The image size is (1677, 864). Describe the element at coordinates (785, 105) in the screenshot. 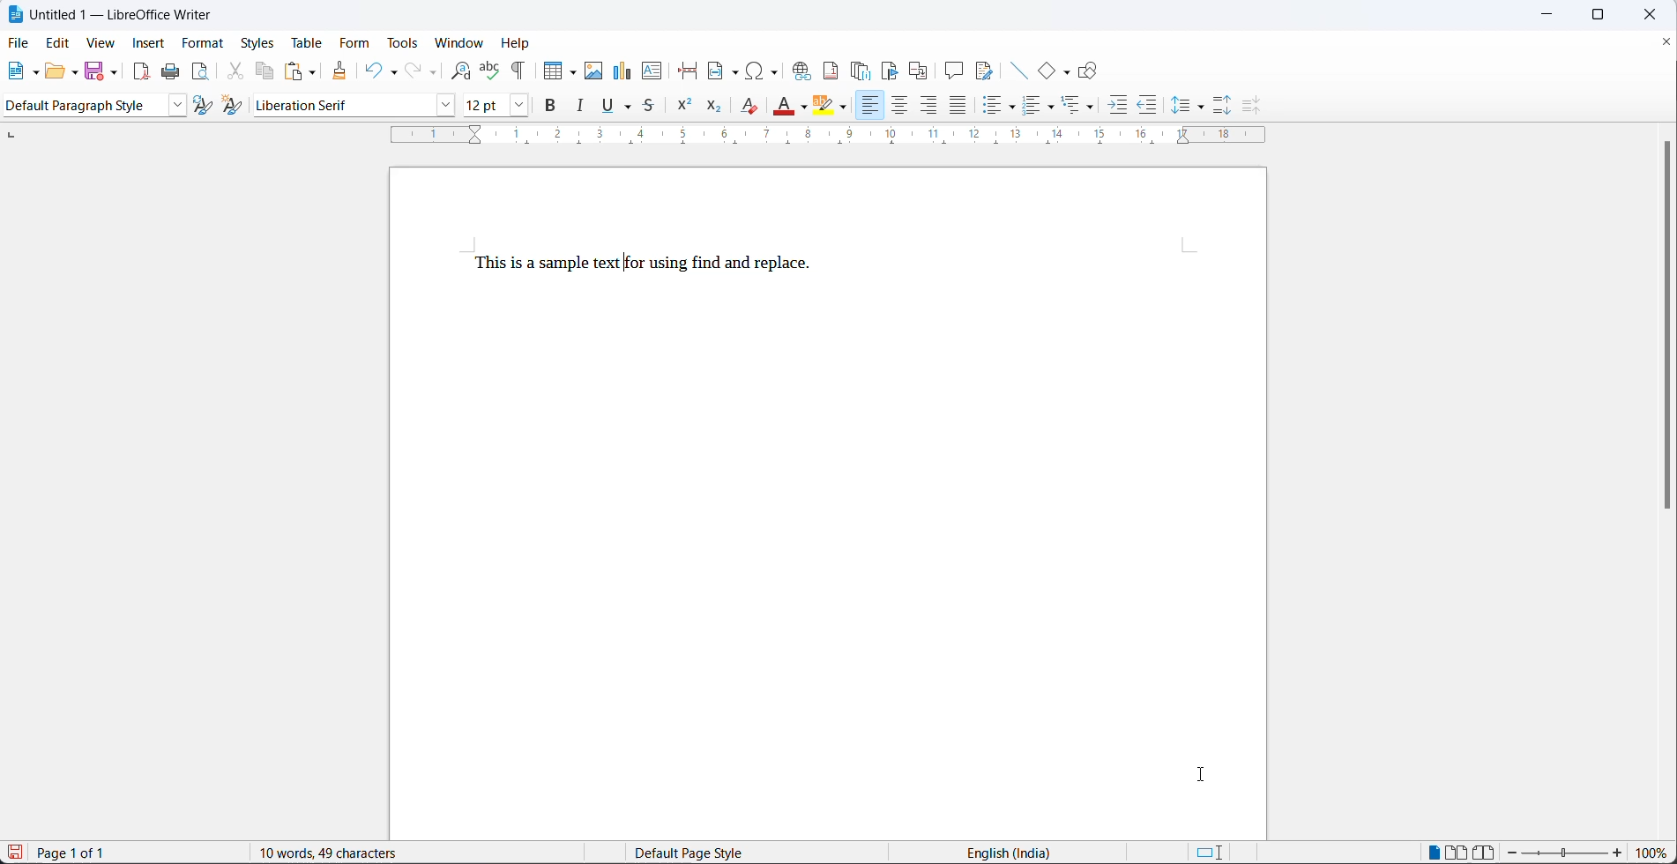

I see `font color` at that location.